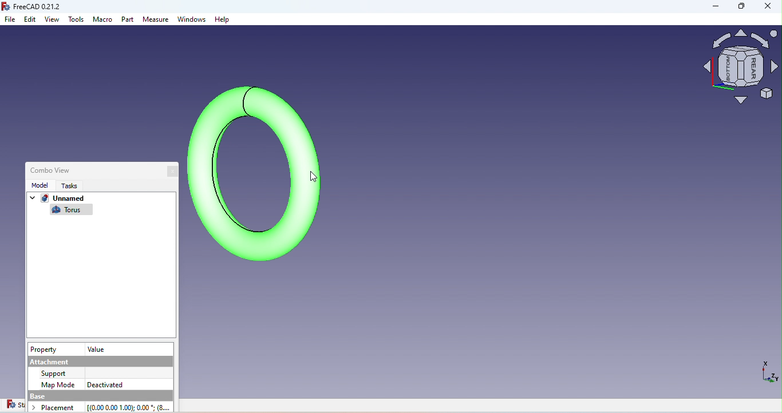  What do you see at coordinates (48, 169) in the screenshot?
I see `Combo view` at bounding box center [48, 169].